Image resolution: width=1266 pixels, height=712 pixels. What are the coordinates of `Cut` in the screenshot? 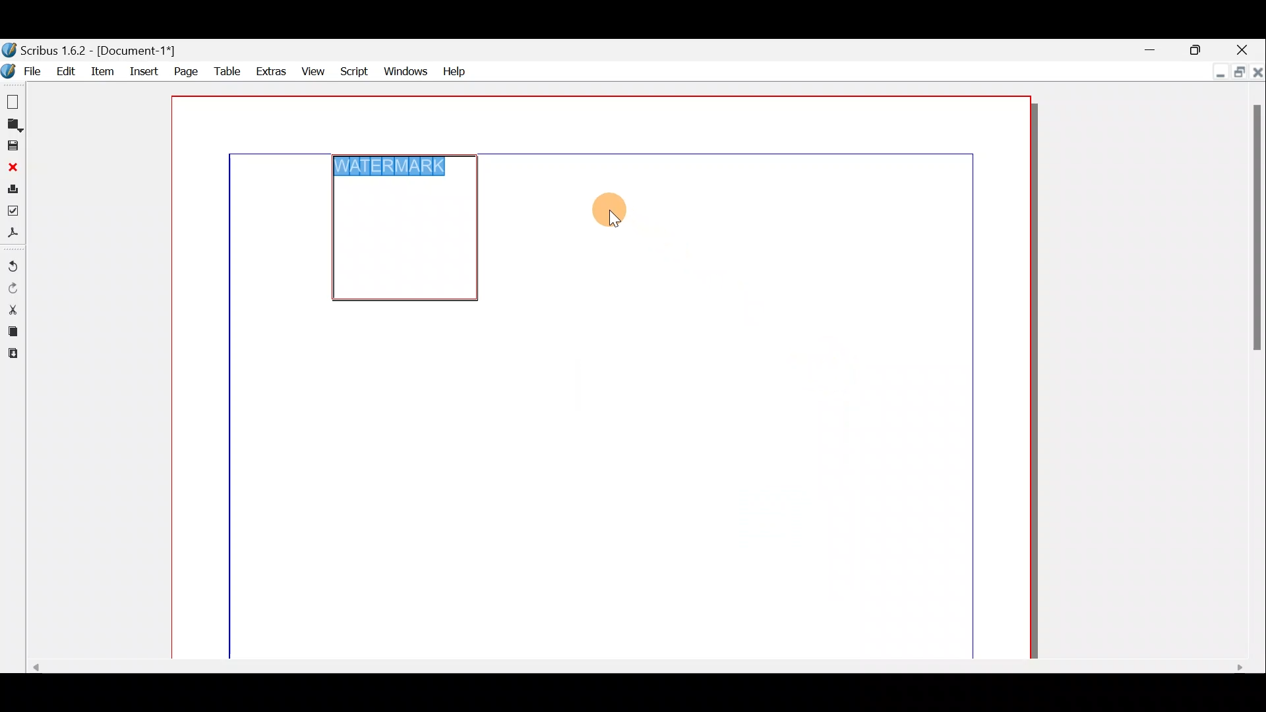 It's located at (12, 309).